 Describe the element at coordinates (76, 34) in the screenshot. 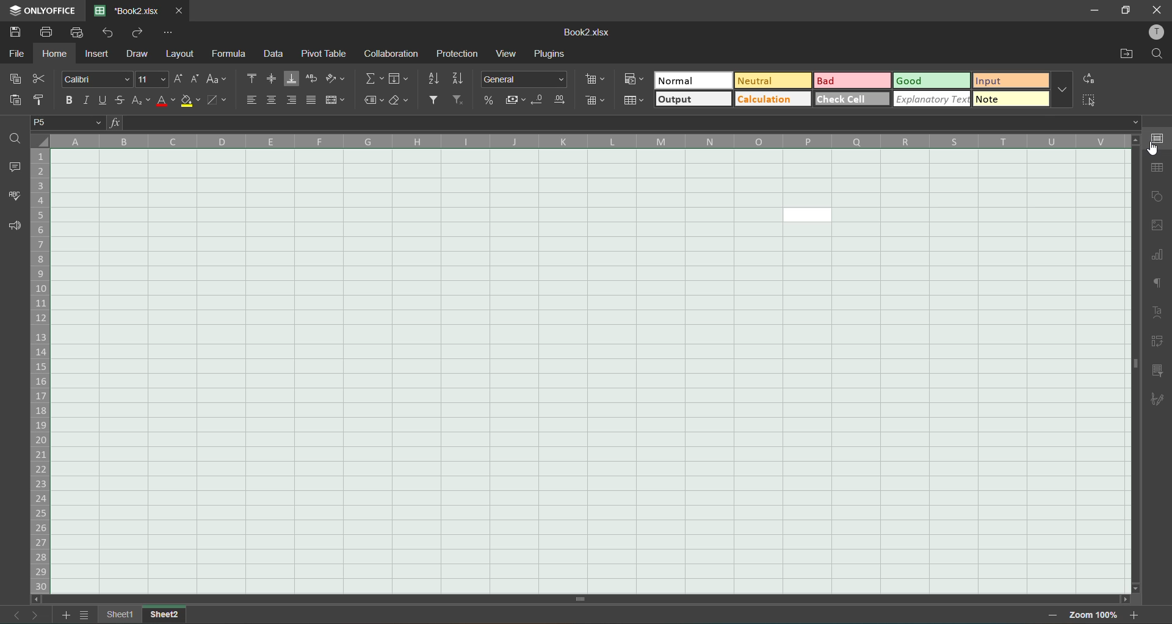

I see `quick print` at that location.